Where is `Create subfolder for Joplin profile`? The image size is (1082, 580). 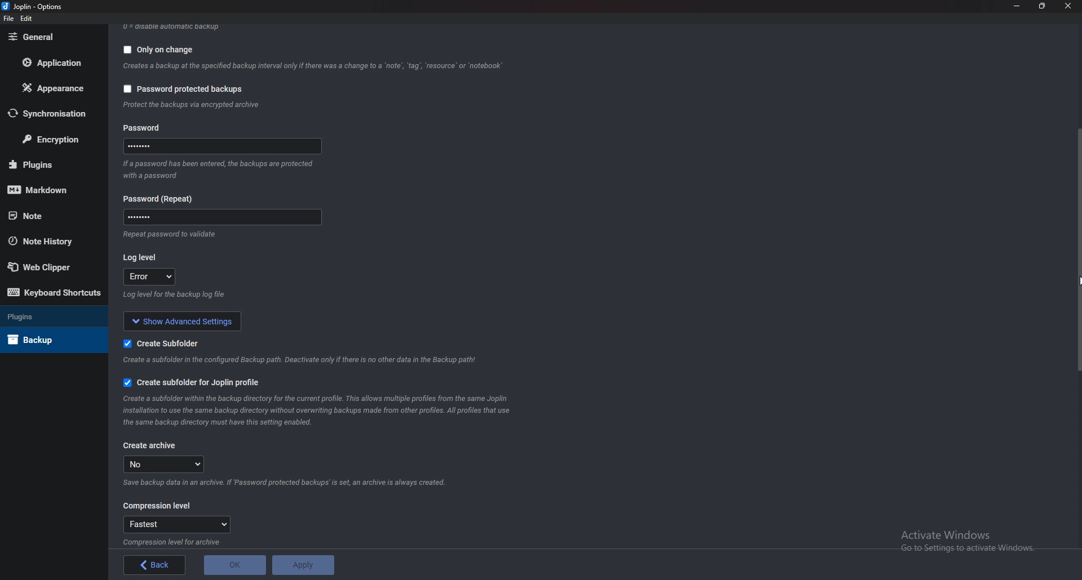
Create subfolder for Joplin profile is located at coordinates (193, 383).